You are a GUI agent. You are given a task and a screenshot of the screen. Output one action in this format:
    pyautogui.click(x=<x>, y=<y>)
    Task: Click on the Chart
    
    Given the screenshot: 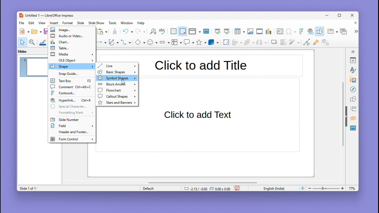 What is the action you would take?
    pyautogui.click(x=269, y=32)
    